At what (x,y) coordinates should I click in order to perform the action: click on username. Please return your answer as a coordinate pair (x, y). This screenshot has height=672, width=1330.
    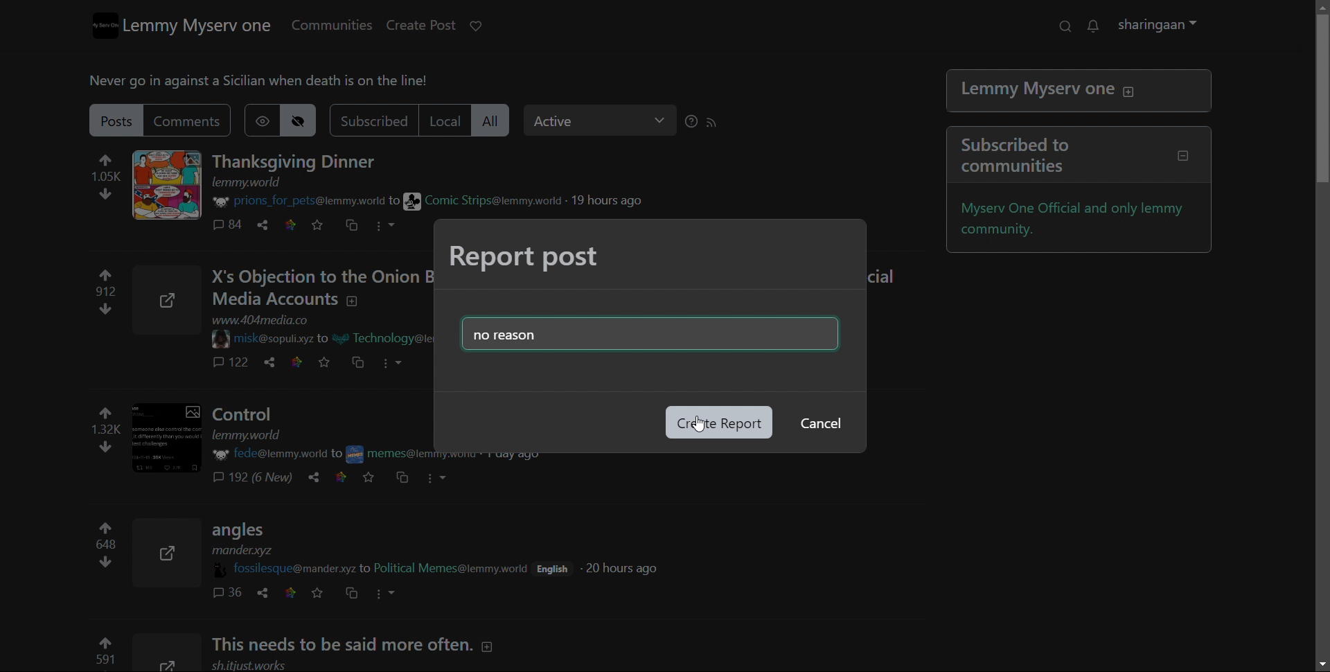
    Looking at the image, I should click on (276, 337).